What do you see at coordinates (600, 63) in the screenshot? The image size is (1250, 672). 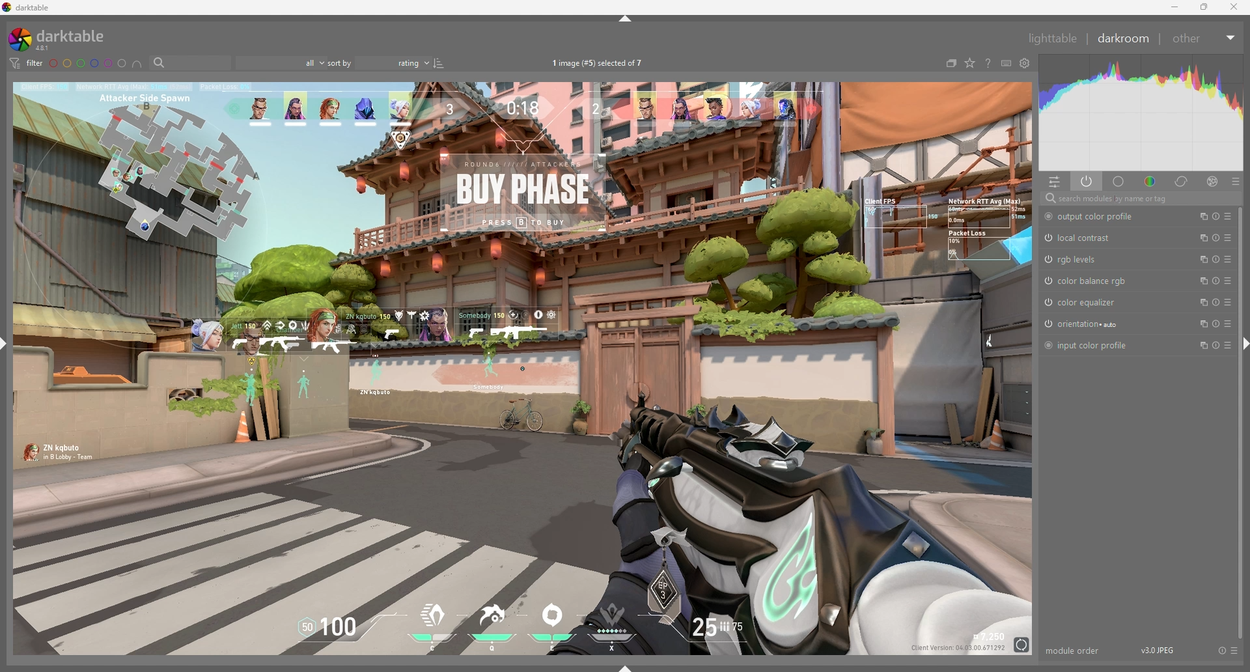 I see `images selected` at bounding box center [600, 63].